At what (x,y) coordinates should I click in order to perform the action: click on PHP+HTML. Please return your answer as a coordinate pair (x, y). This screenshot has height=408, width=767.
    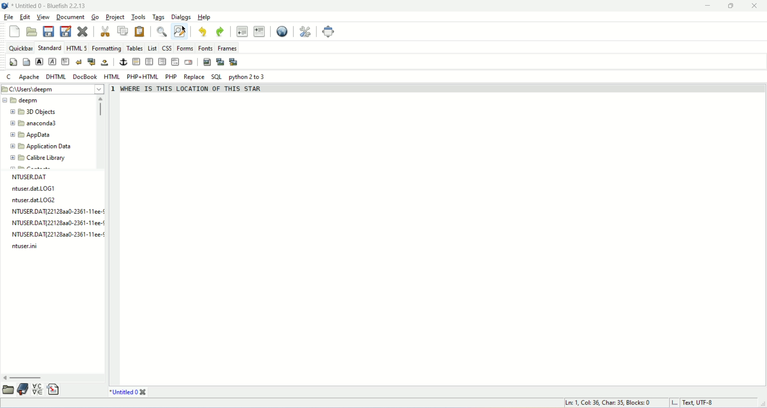
    Looking at the image, I should click on (143, 77).